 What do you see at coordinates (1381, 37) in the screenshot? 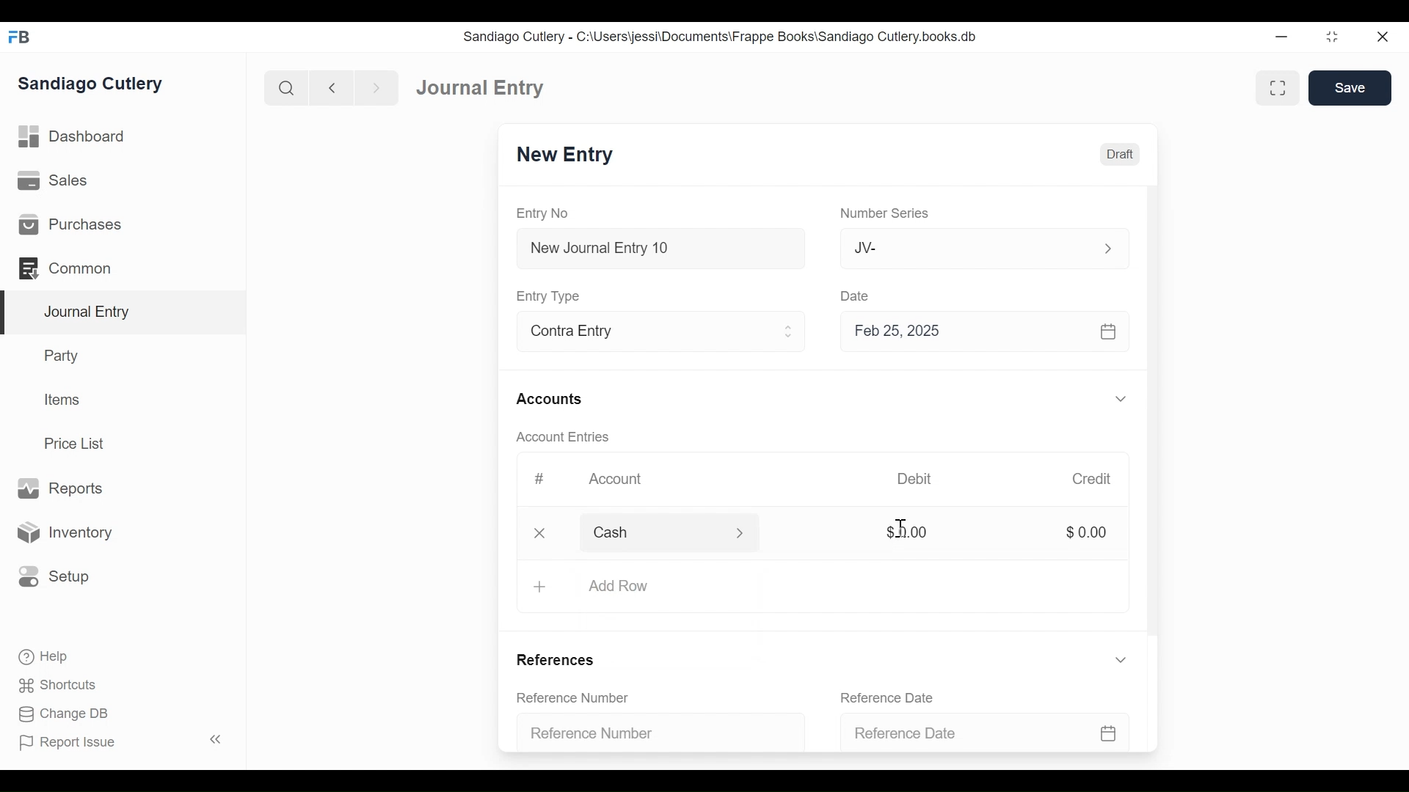
I see `Close` at bounding box center [1381, 37].